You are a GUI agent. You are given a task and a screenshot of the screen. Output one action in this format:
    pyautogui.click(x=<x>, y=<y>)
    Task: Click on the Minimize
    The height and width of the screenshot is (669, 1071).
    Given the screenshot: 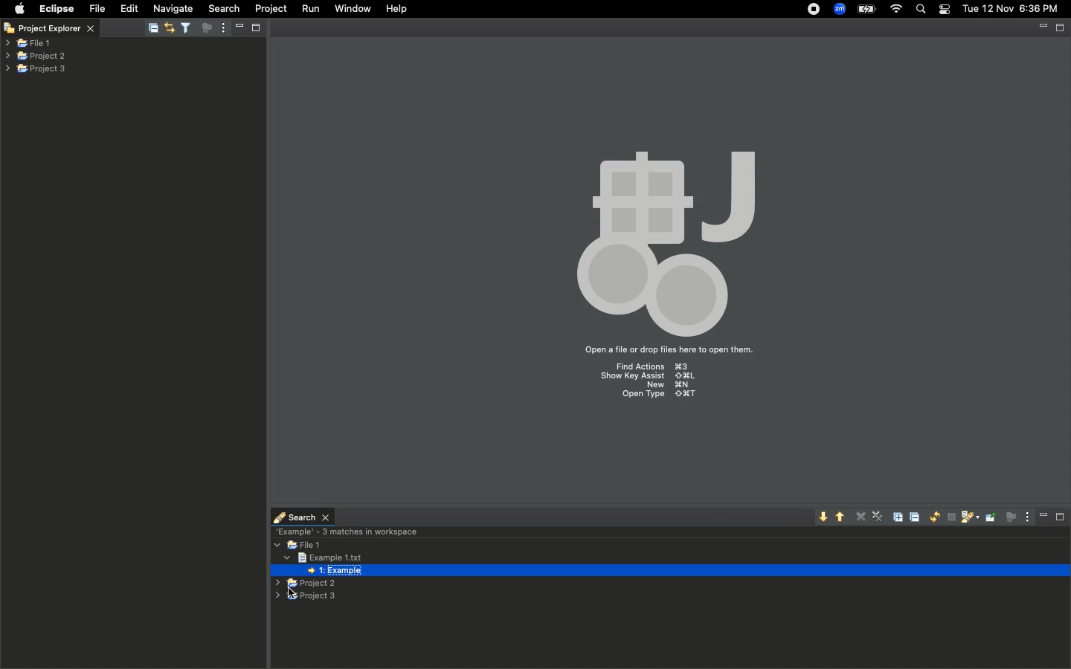 What is the action you would take?
    pyautogui.click(x=1043, y=516)
    